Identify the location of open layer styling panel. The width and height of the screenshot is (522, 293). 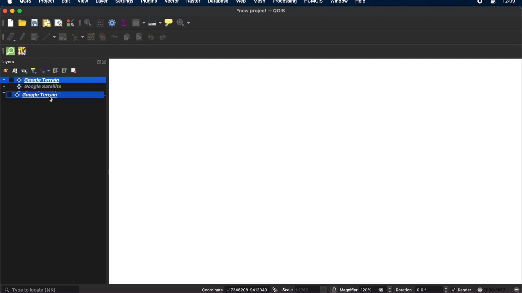
(5, 71).